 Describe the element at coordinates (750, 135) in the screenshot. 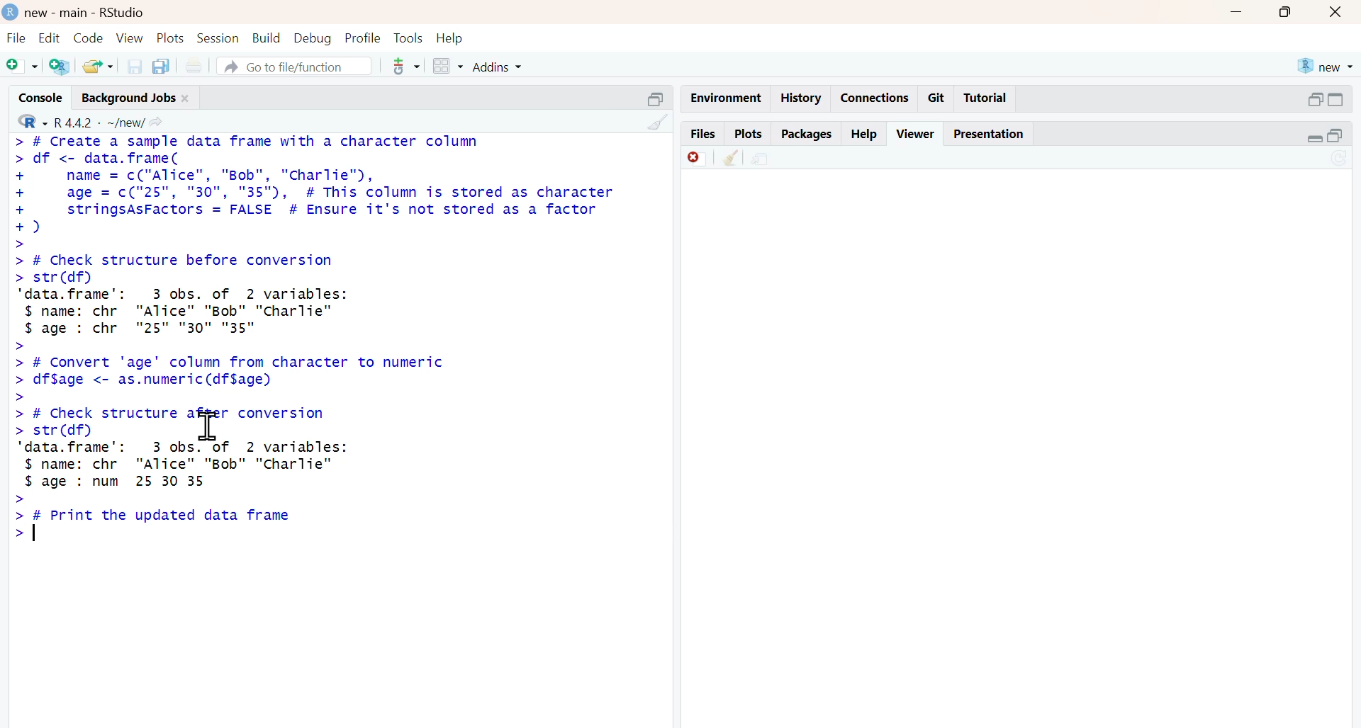

I see `plots` at that location.